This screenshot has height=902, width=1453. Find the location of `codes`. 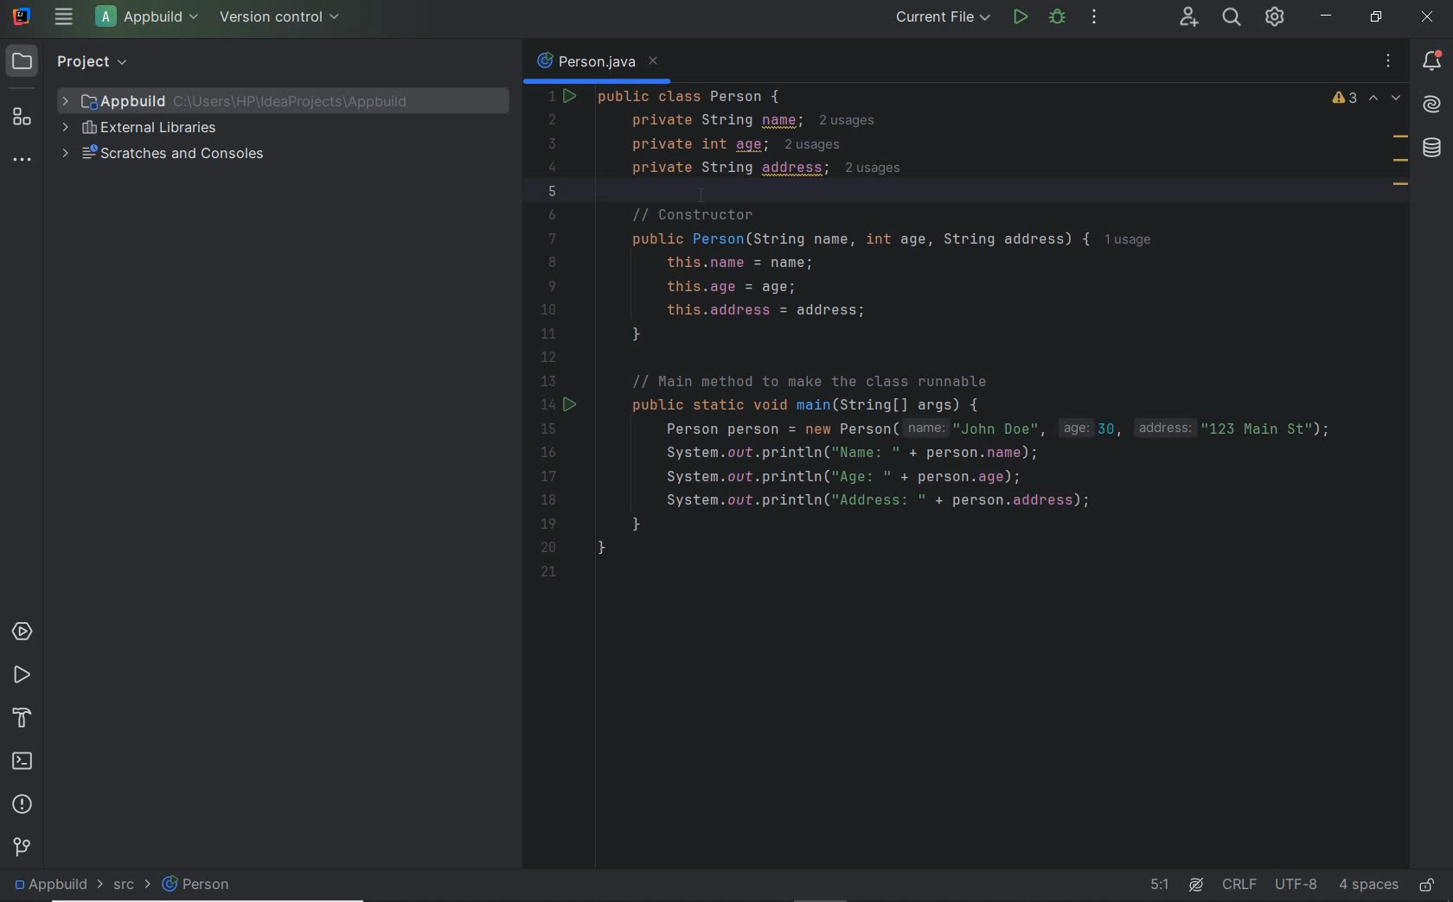

codes is located at coordinates (968, 394).